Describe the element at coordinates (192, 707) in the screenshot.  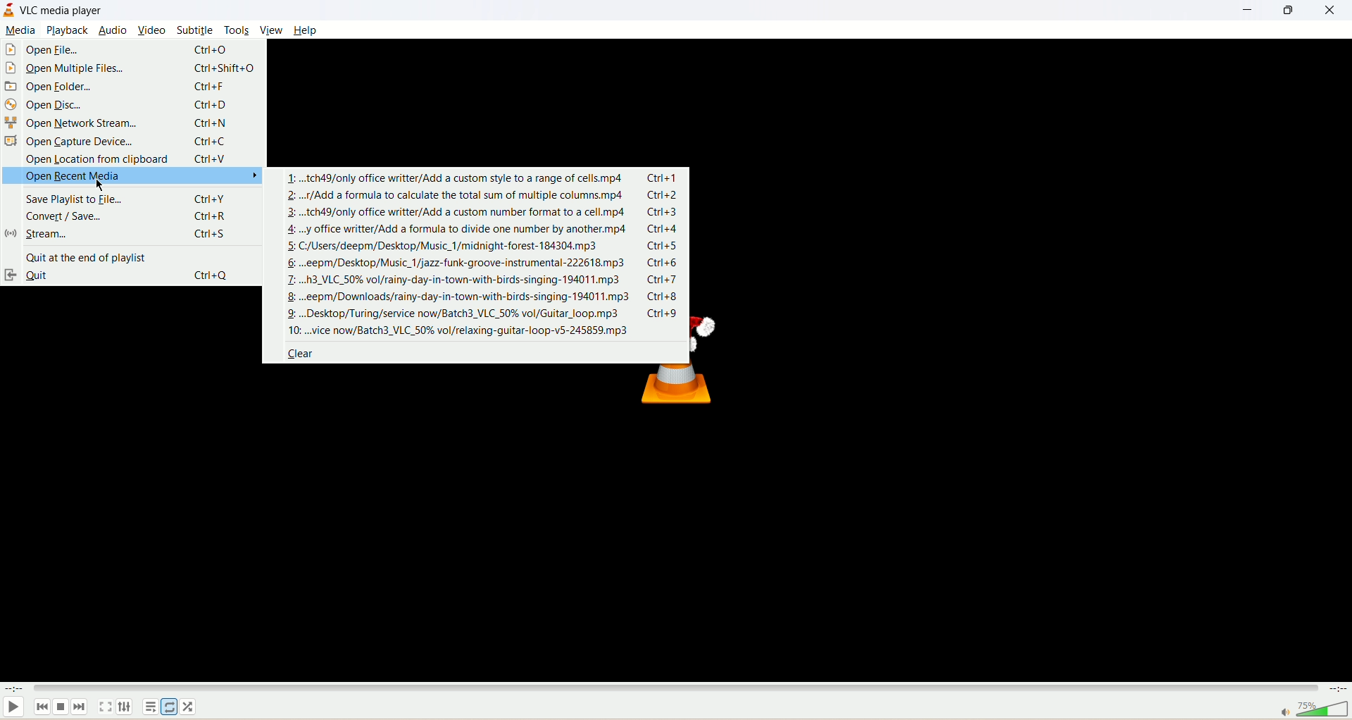
I see `shuffle` at that location.